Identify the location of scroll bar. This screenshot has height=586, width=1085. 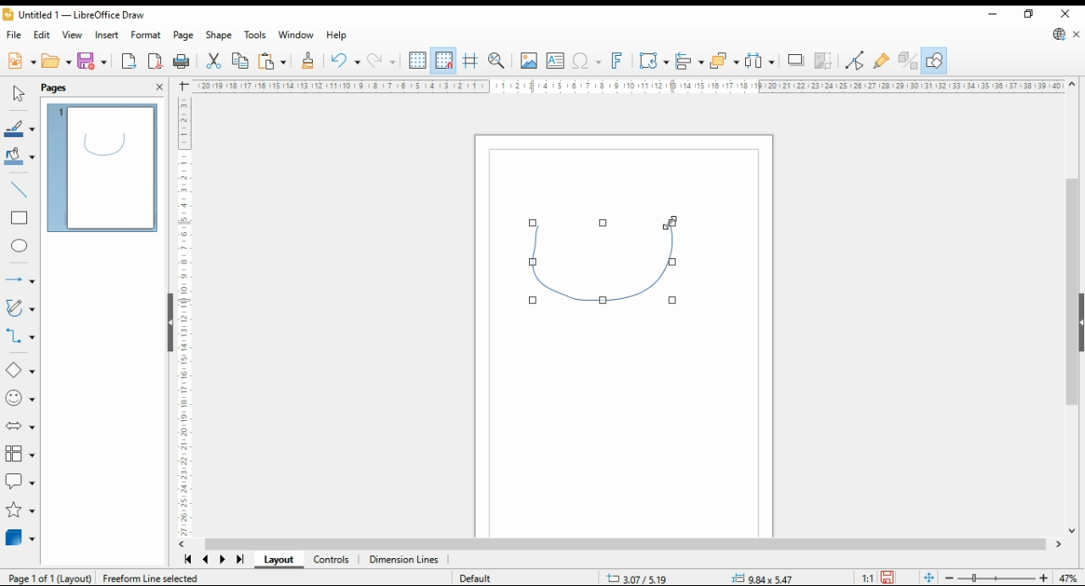
(630, 545).